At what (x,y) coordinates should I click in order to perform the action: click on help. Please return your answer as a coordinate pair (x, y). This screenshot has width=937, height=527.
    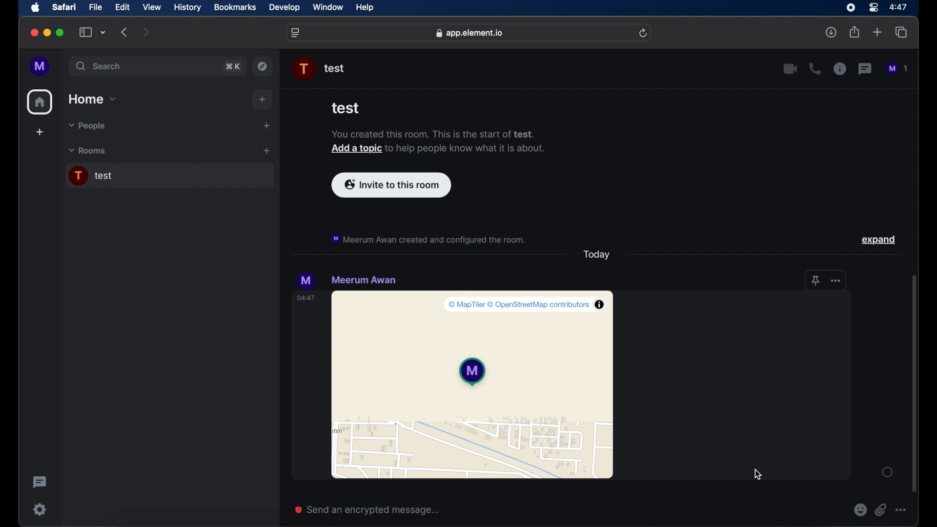
    Looking at the image, I should click on (365, 8).